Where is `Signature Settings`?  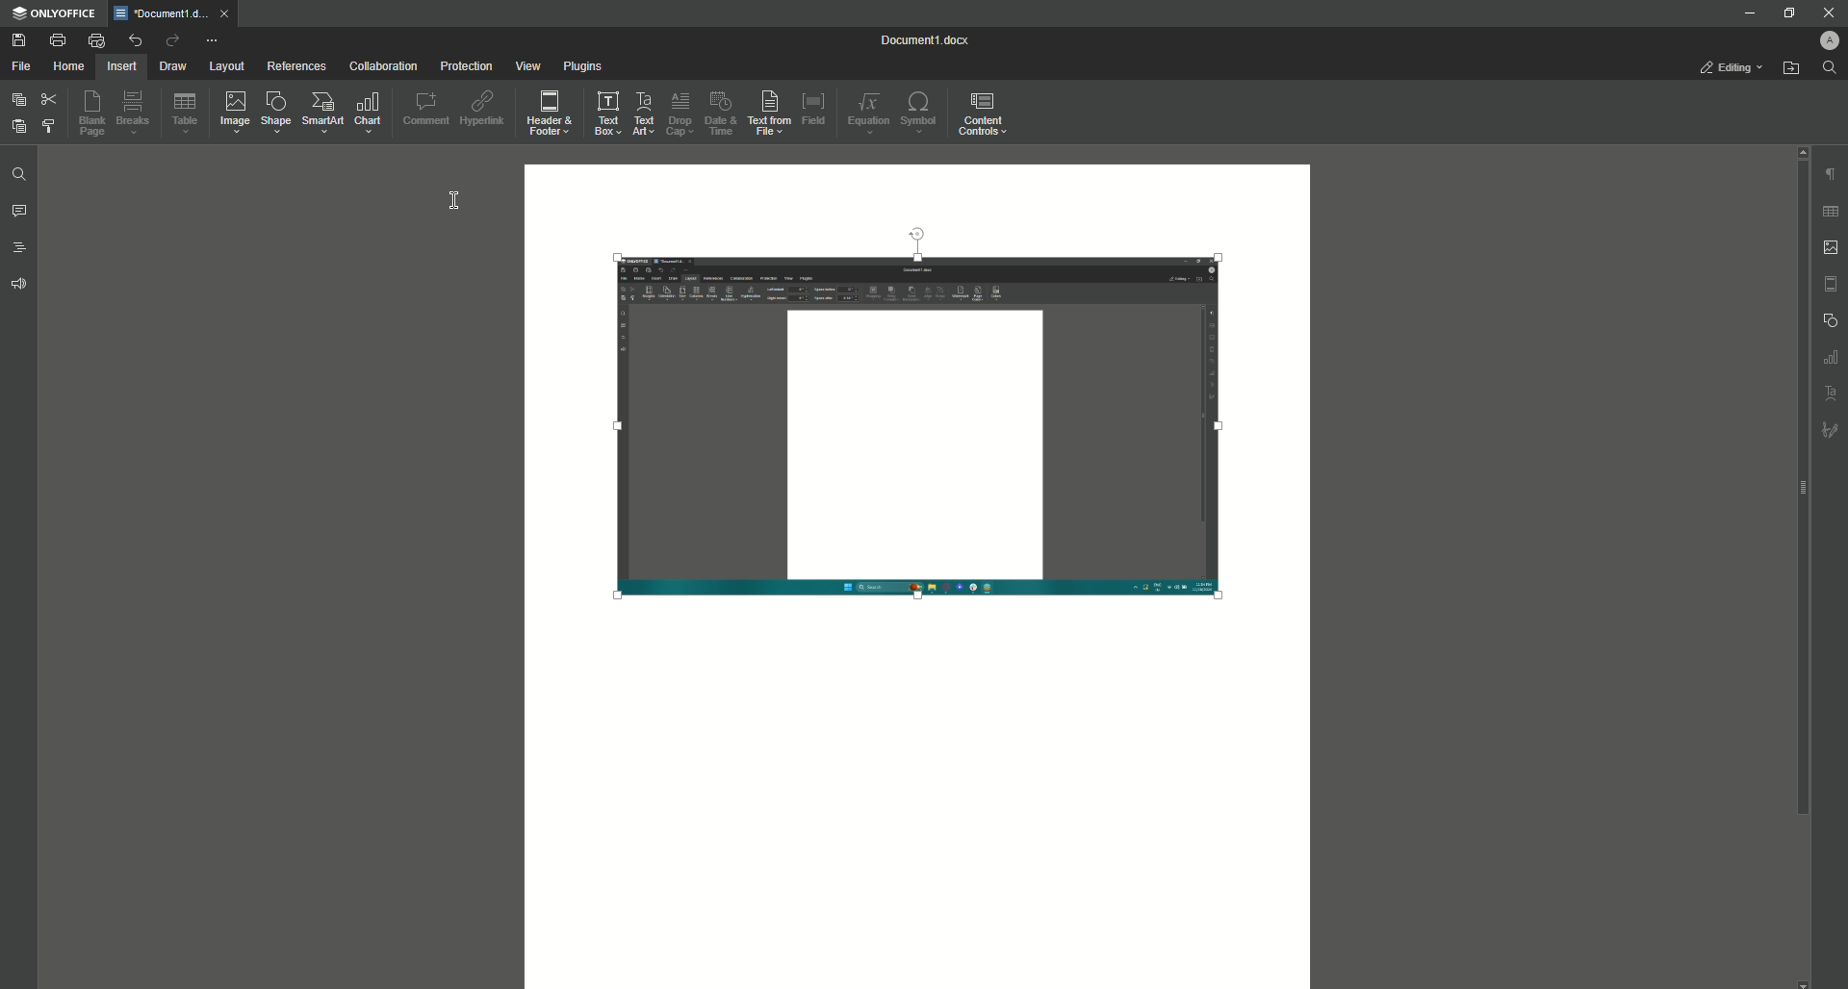 Signature Settings is located at coordinates (1831, 429).